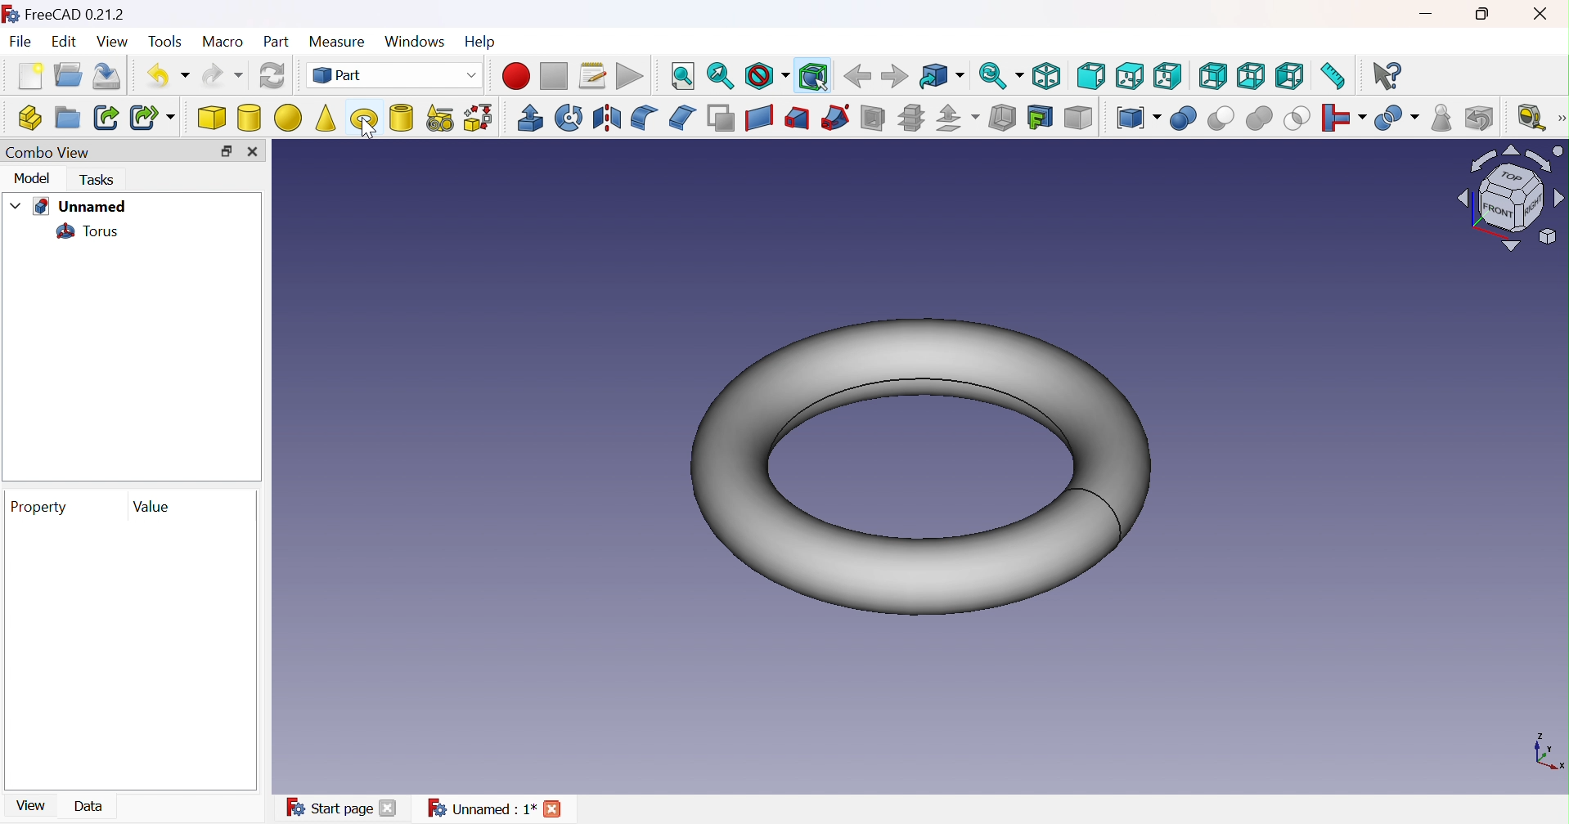 Image resolution: width=1569 pixels, height=824 pixels. What do you see at coordinates (85, 231) in the screenshot?
I see `Torus` at bounding box center [85, 231].